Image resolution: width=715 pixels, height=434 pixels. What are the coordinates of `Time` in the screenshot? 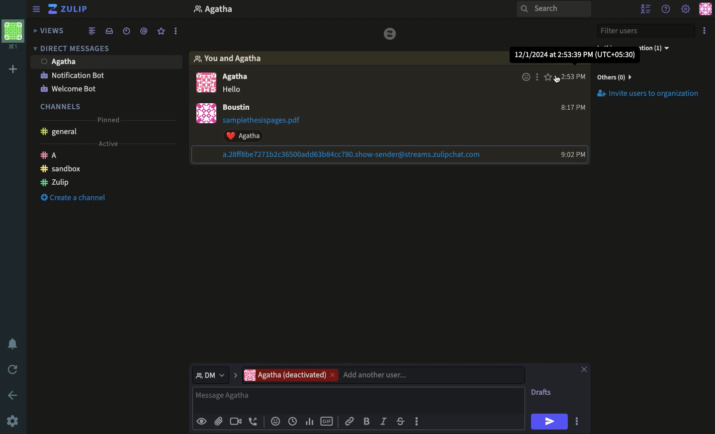 It's located at (573, 76).